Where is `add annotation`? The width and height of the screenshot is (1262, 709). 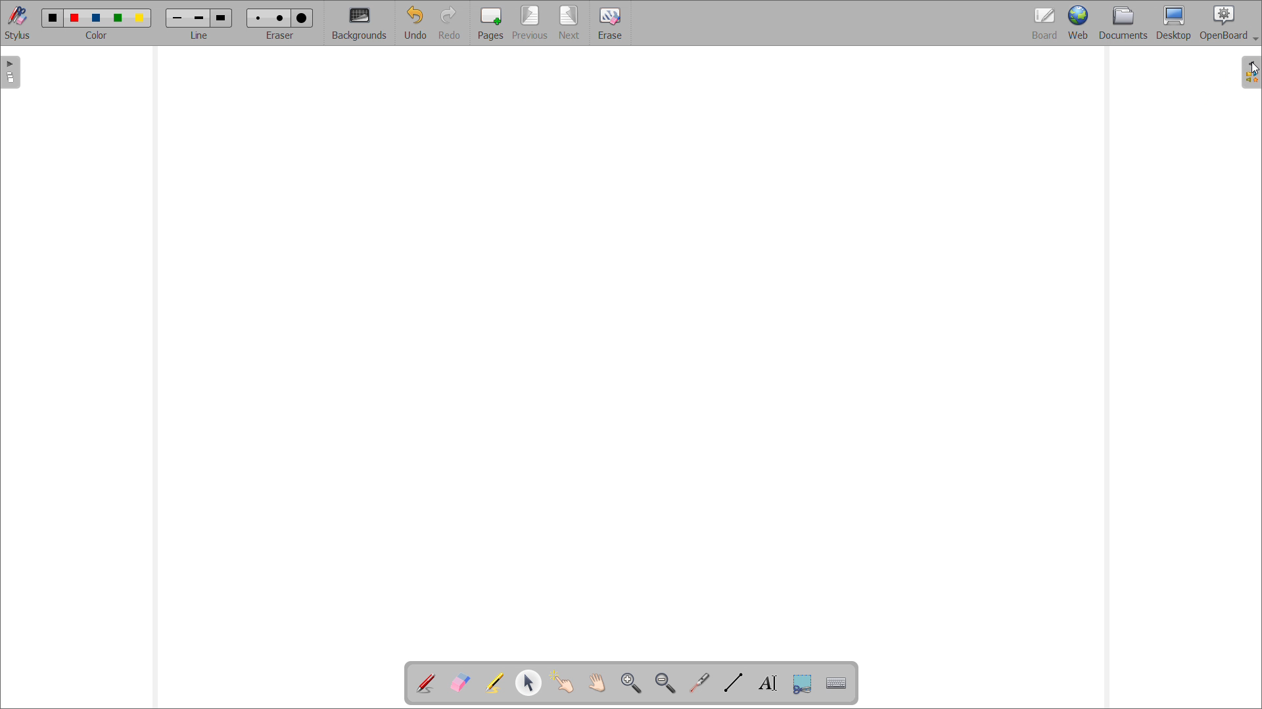
add annotation is located at coordinates (426, 683).